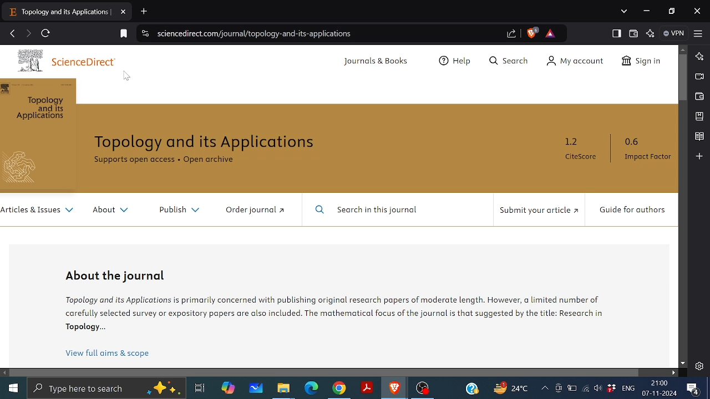  What do you see at coordinates (699, 116) in the screenshot?
I see `Bookmarks` at bounding box center [699, 116].